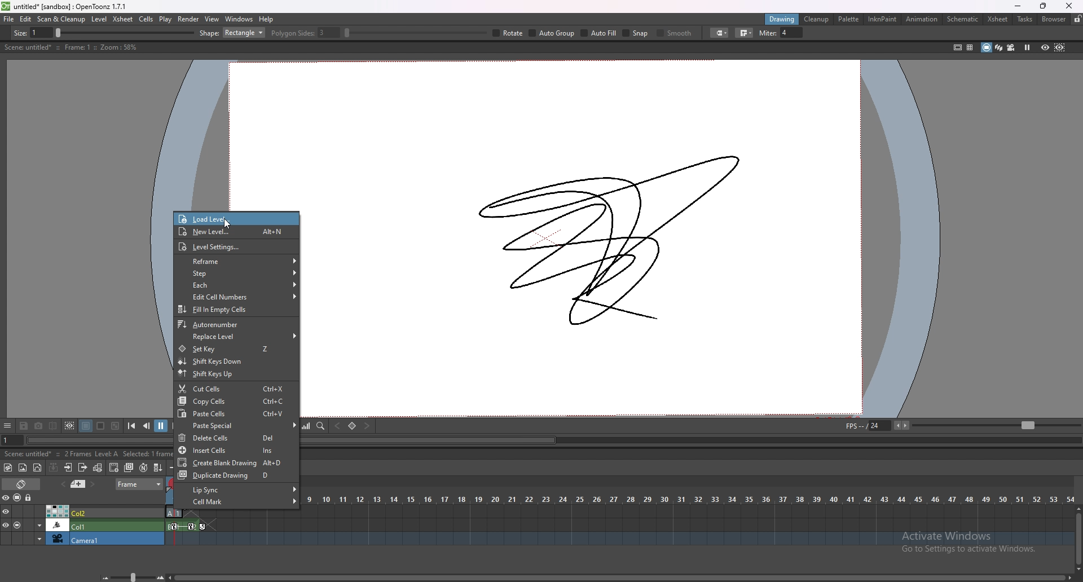 This screenshot has height=582, width=1083. Describe the element at coordinates (100, 19) in the screenshot. I see `level` at that location.